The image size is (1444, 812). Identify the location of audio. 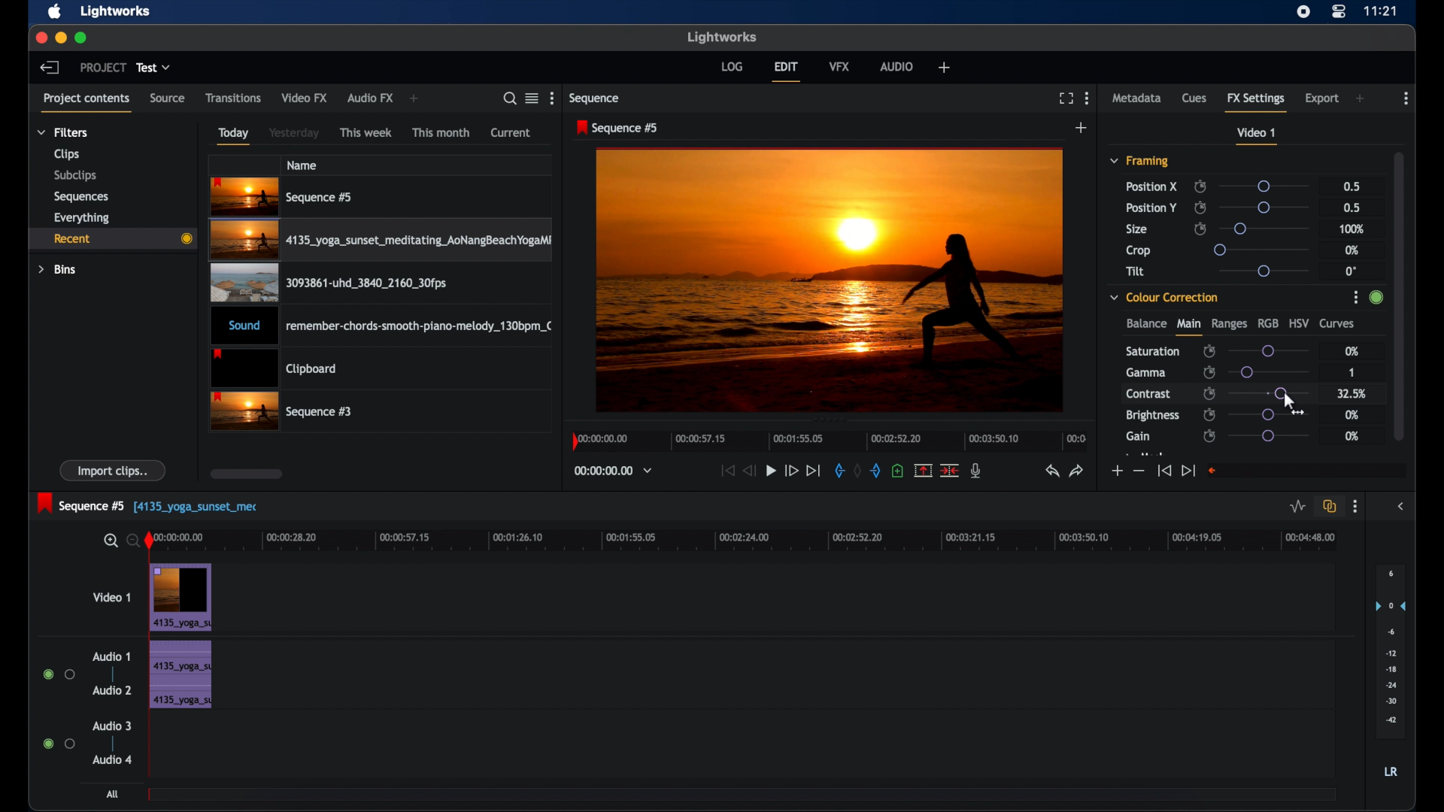
(897, 66).